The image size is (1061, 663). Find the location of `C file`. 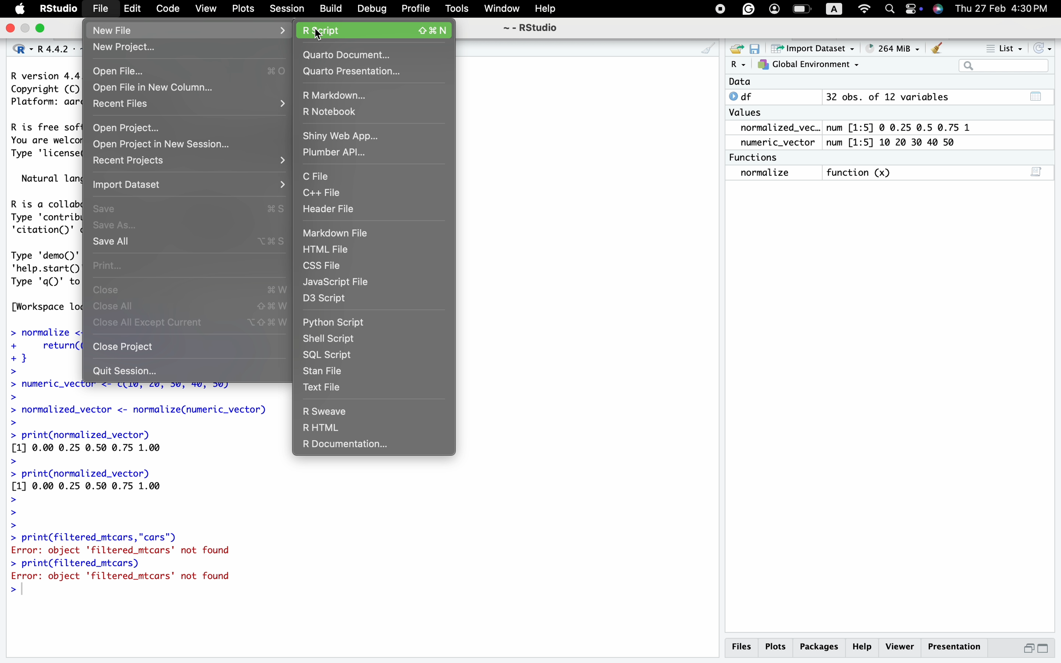

C file is located at coordinates (372, 175).